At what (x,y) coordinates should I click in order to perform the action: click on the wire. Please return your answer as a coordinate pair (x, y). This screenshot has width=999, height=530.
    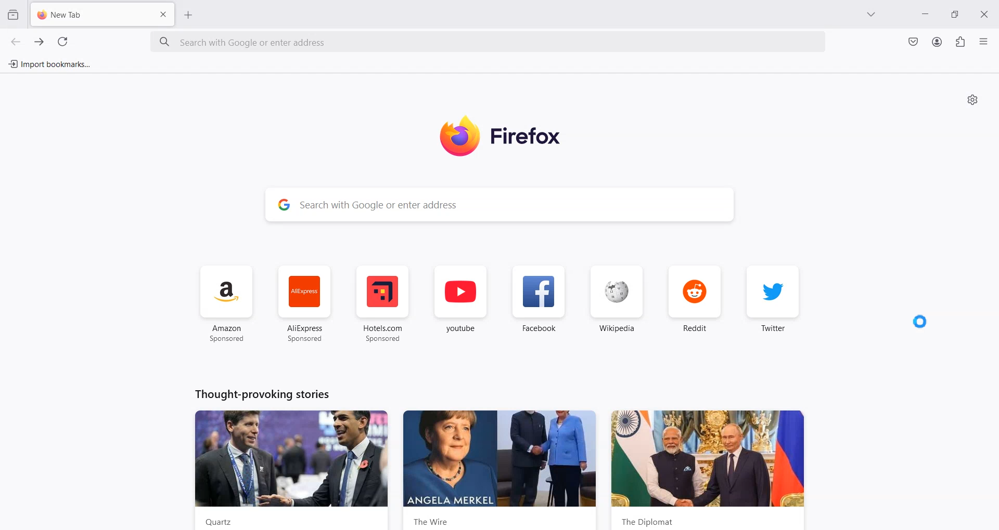
    Looking at the image, I should click on (501, 470).